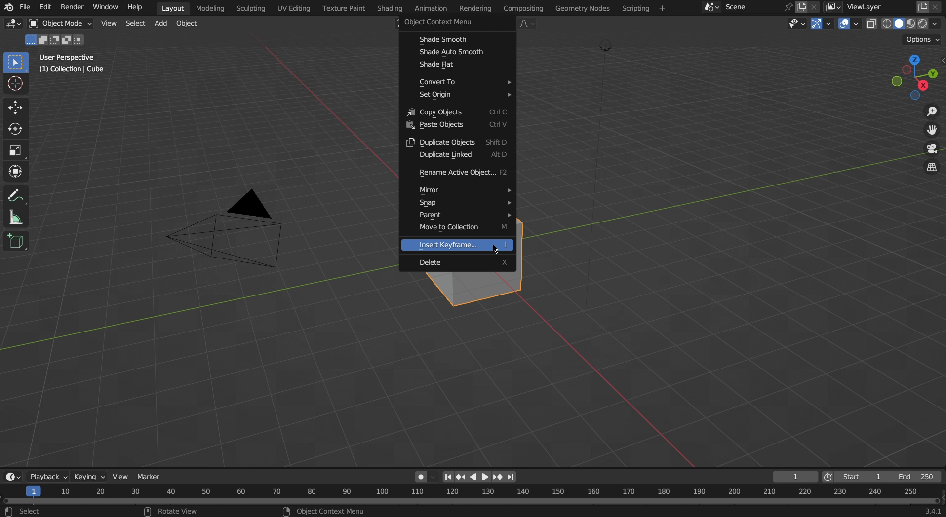 Image resolution: width=946 pixels, height=517 pixels. Describe the element at coordinates (750, 7) in the screenshot. I see `Scene` at that location.